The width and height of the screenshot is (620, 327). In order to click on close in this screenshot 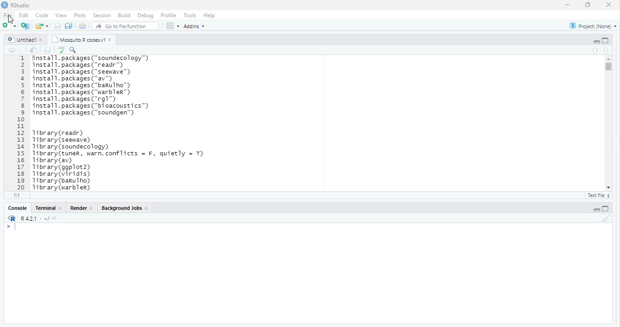, I will do `click(148, 208)`.